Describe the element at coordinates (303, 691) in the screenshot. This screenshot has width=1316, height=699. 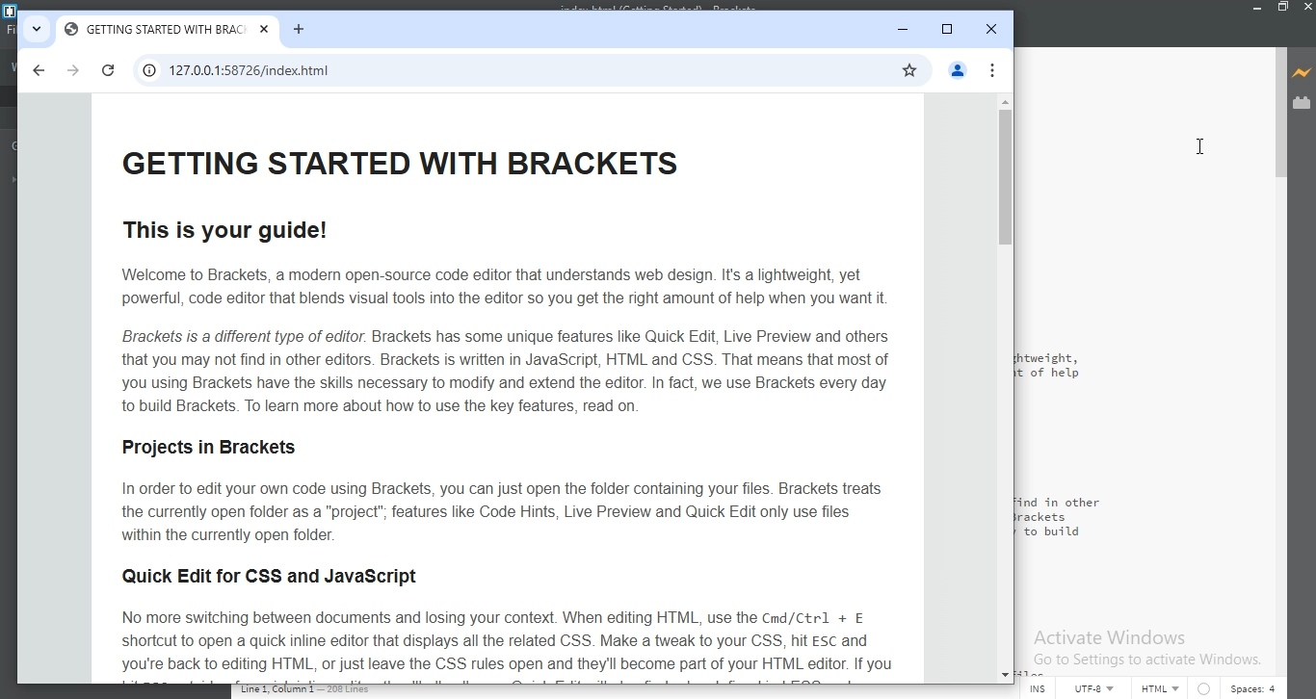
I see `line code data` at that location.